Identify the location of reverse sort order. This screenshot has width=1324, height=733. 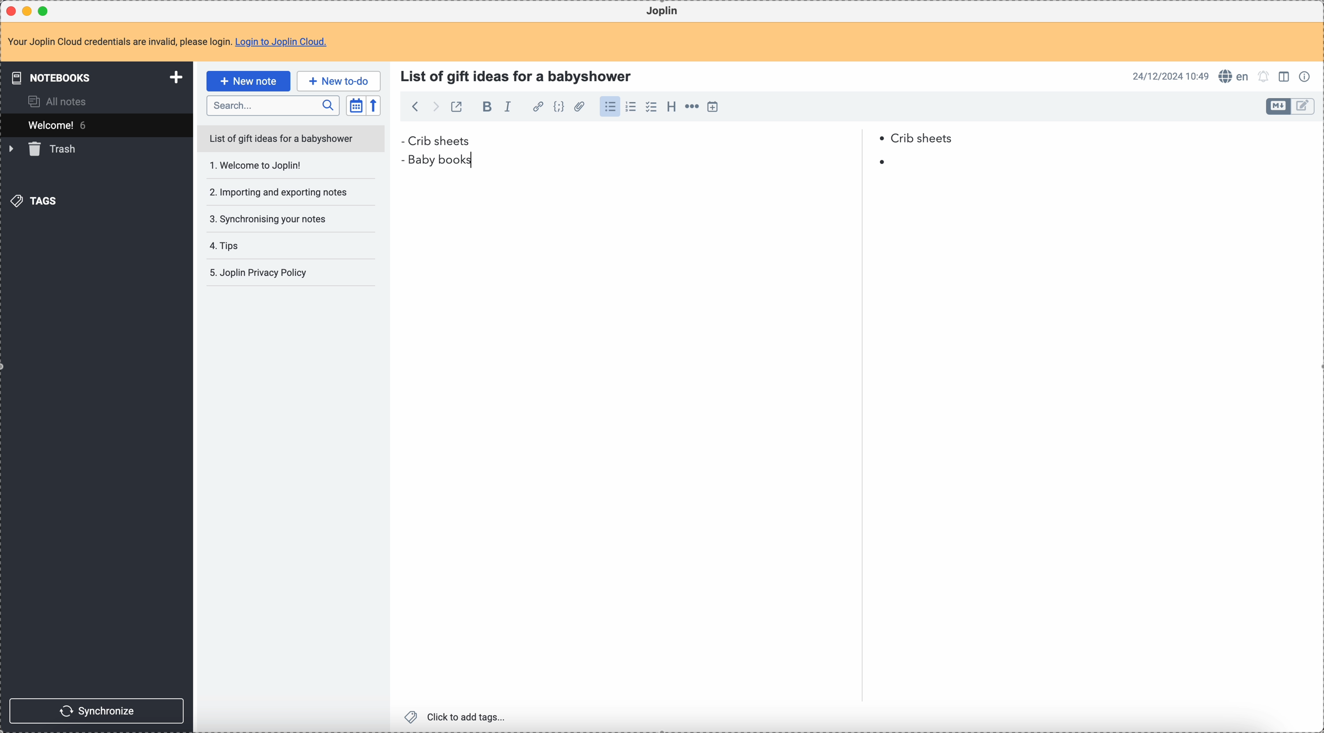
(373, 106).